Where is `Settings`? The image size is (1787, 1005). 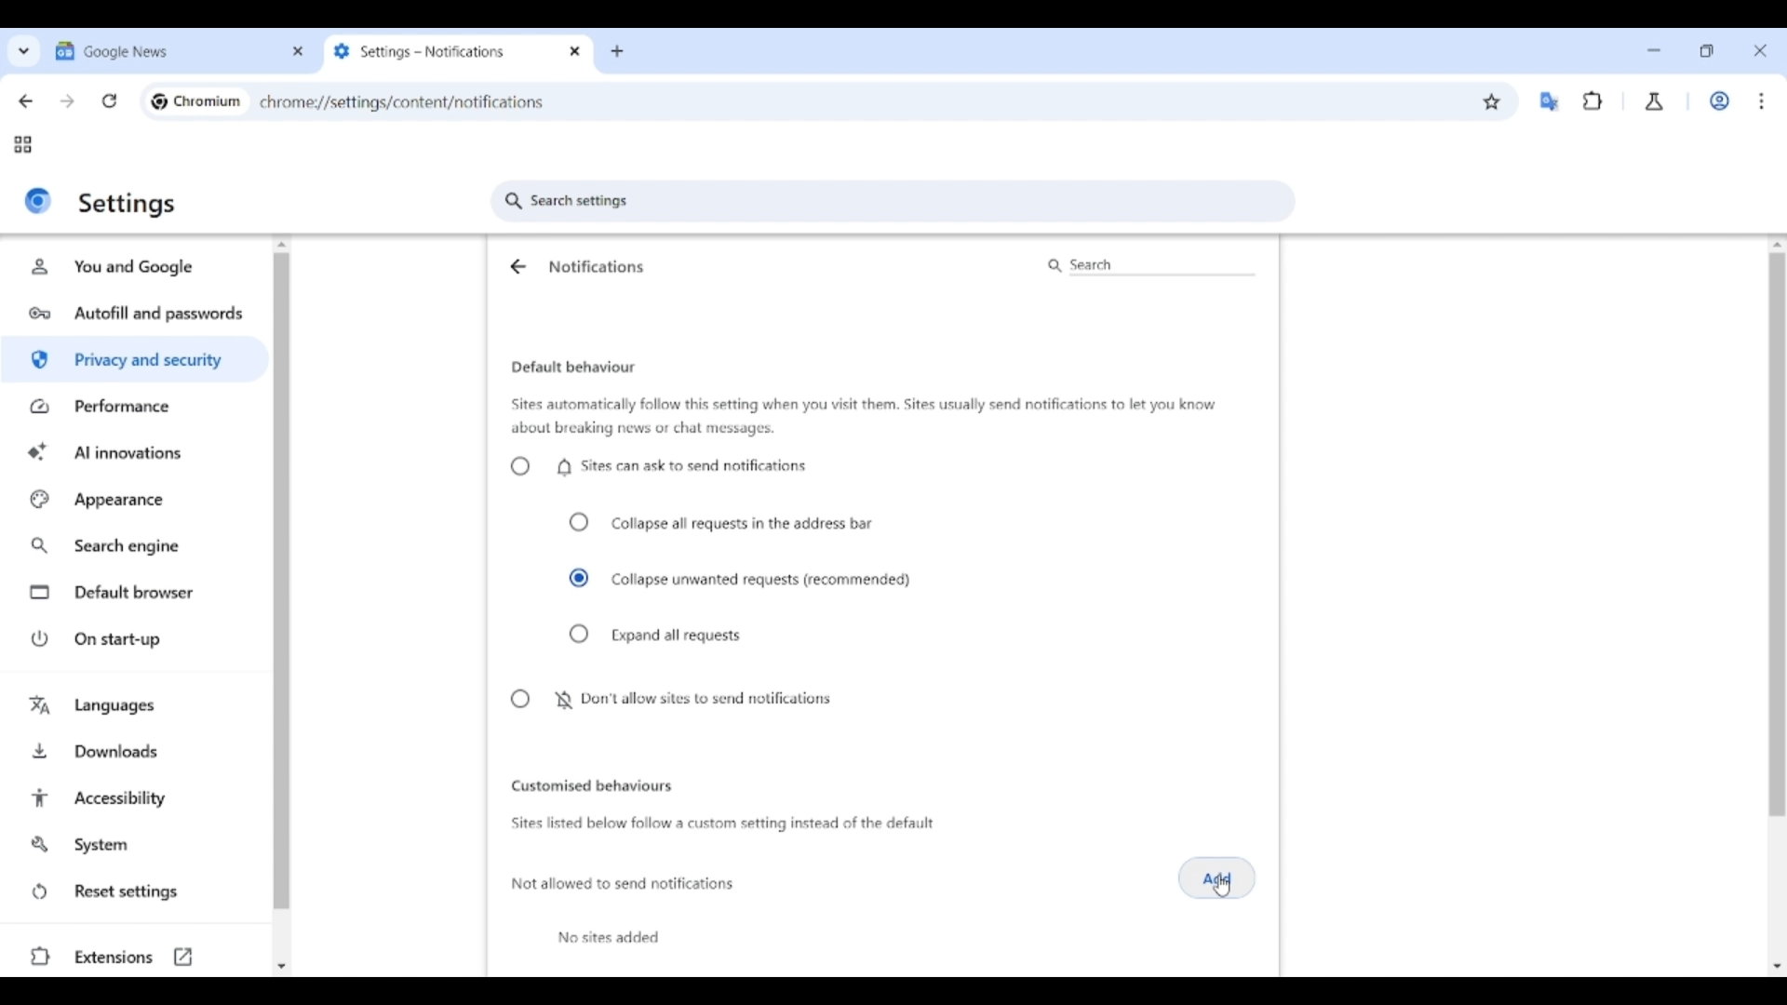 Settings is located at coordinates (128, 204).